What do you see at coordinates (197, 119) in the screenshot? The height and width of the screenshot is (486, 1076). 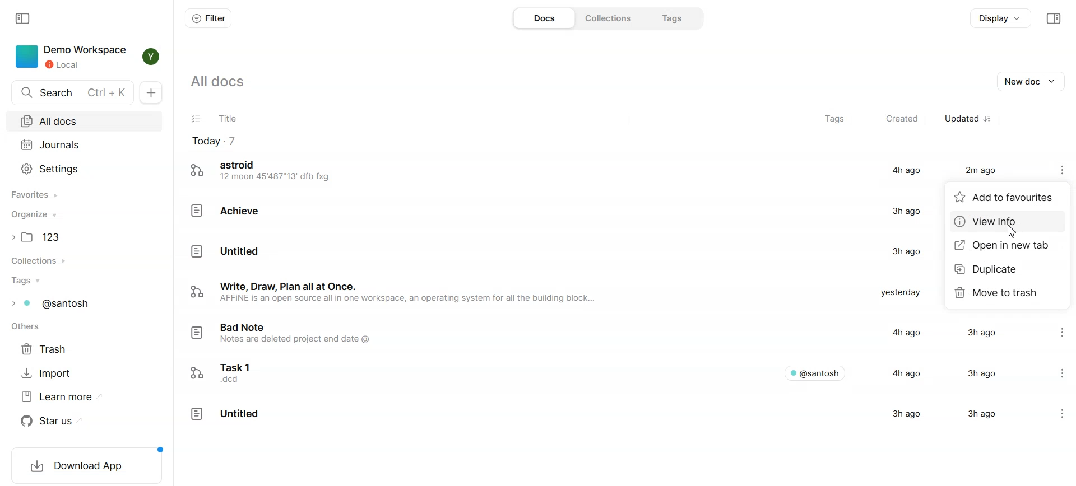 I see `Checklist` at bounding box center [197, 119].